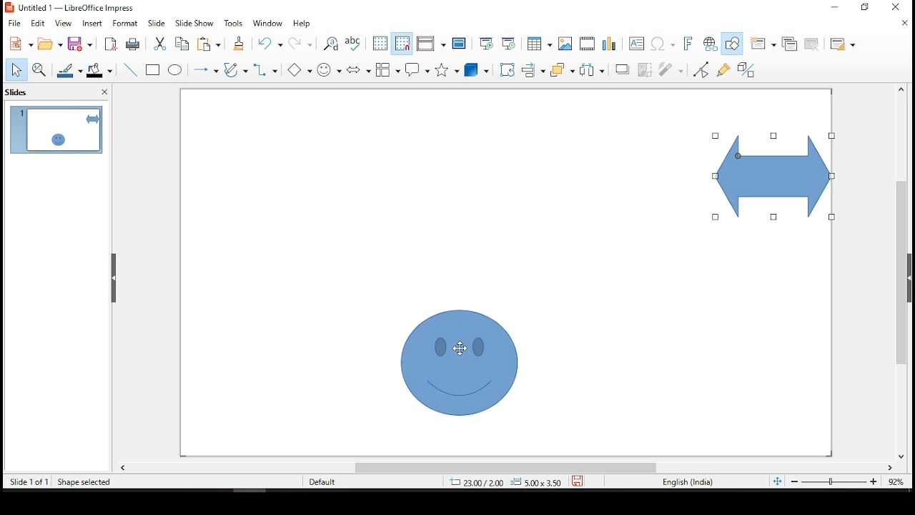  I want to click on display grid, so click(380, 44).